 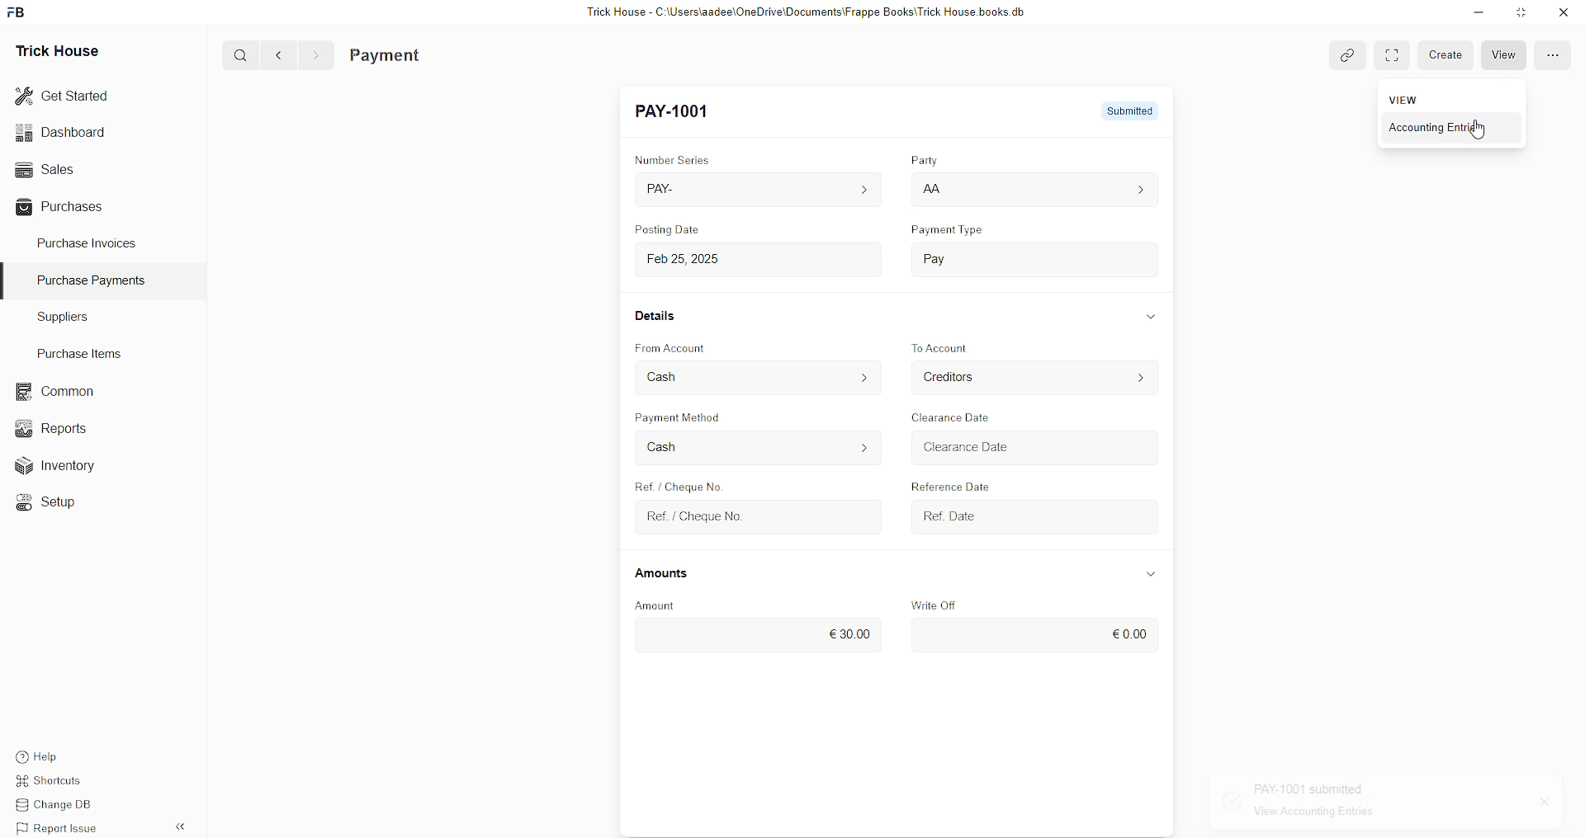 What do you see at coordinates (953, 231) in the screenshot?
I see `payment type` at bounding box center [953, 231].